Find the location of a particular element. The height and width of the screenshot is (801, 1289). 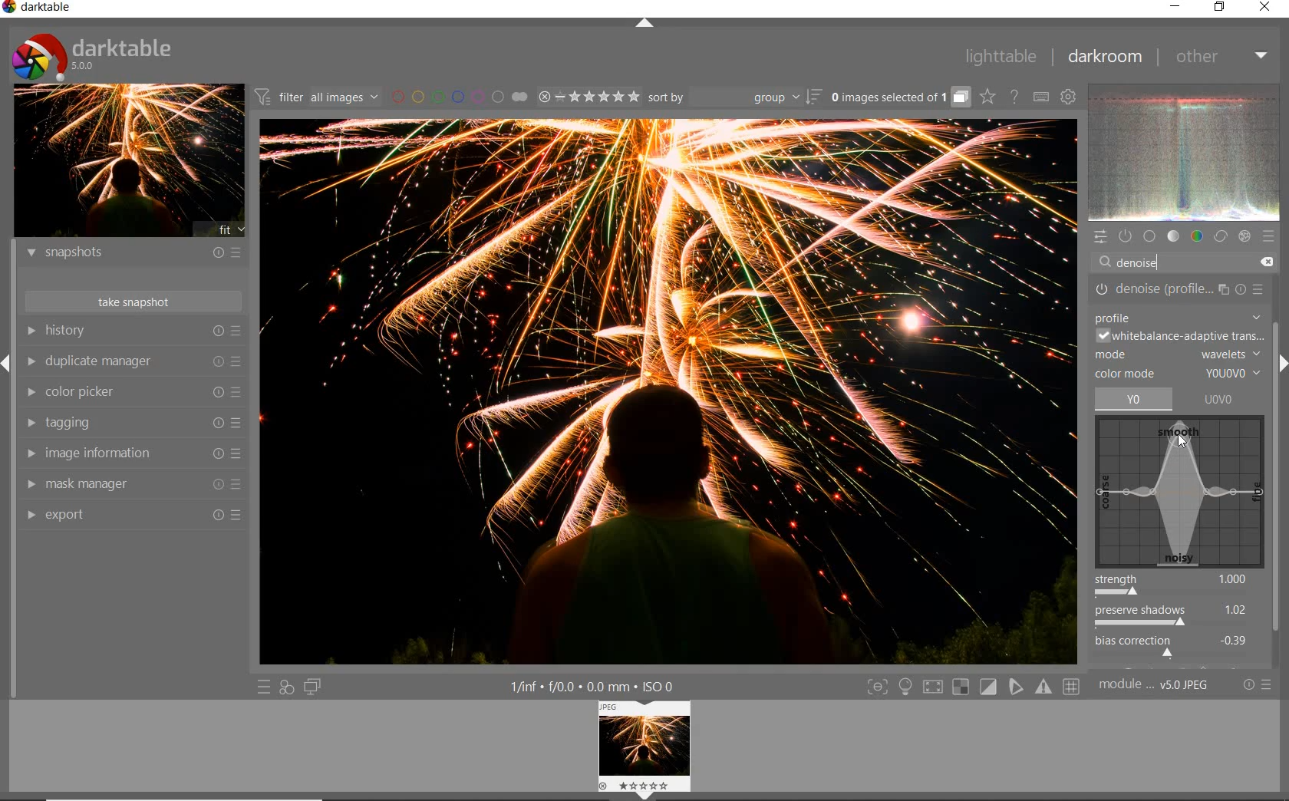

image information is located at coordinates (133, 453).